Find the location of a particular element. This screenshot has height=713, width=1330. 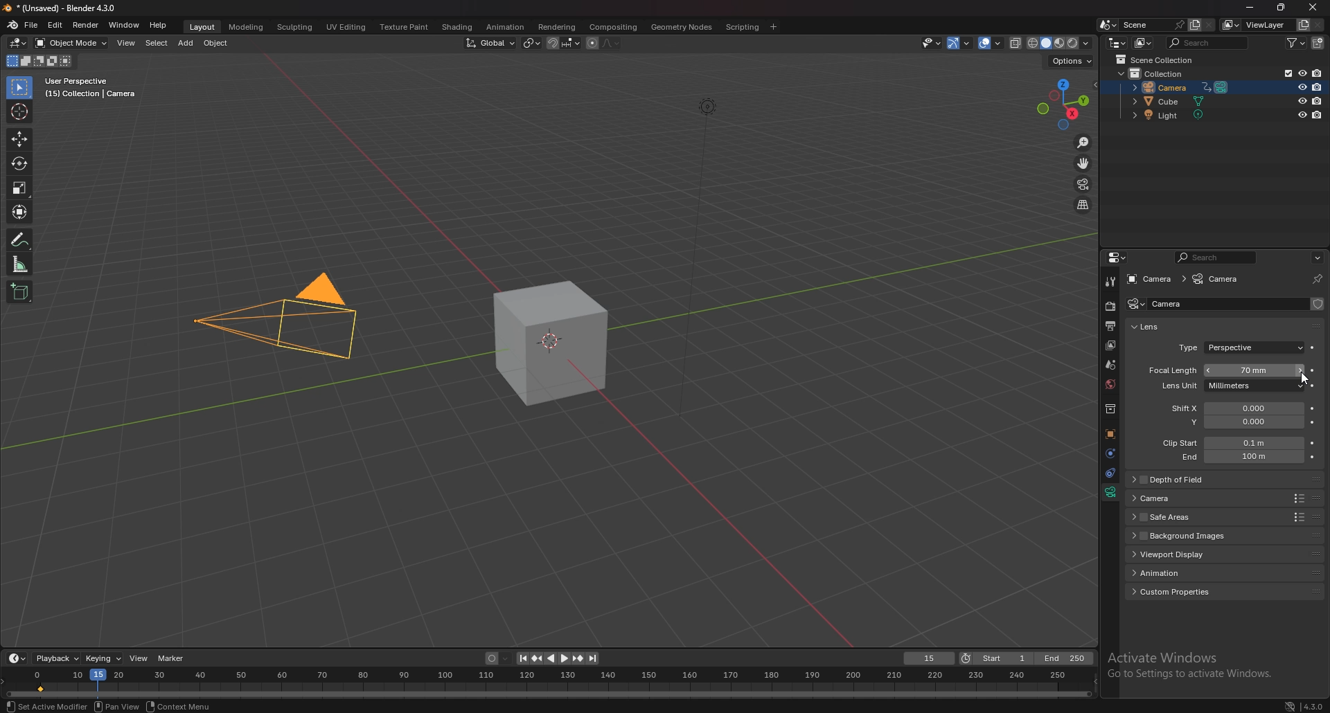

shift y is located at coordinates (1233, 422).